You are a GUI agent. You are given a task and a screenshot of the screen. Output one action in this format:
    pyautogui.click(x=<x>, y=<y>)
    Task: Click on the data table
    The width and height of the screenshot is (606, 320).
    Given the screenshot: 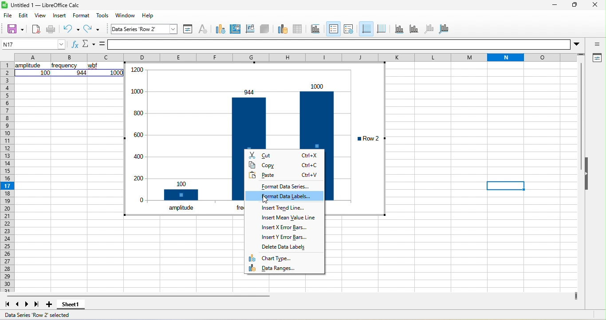 What is the action you would take?
    pyautogui.click(x=298, y=31)
    